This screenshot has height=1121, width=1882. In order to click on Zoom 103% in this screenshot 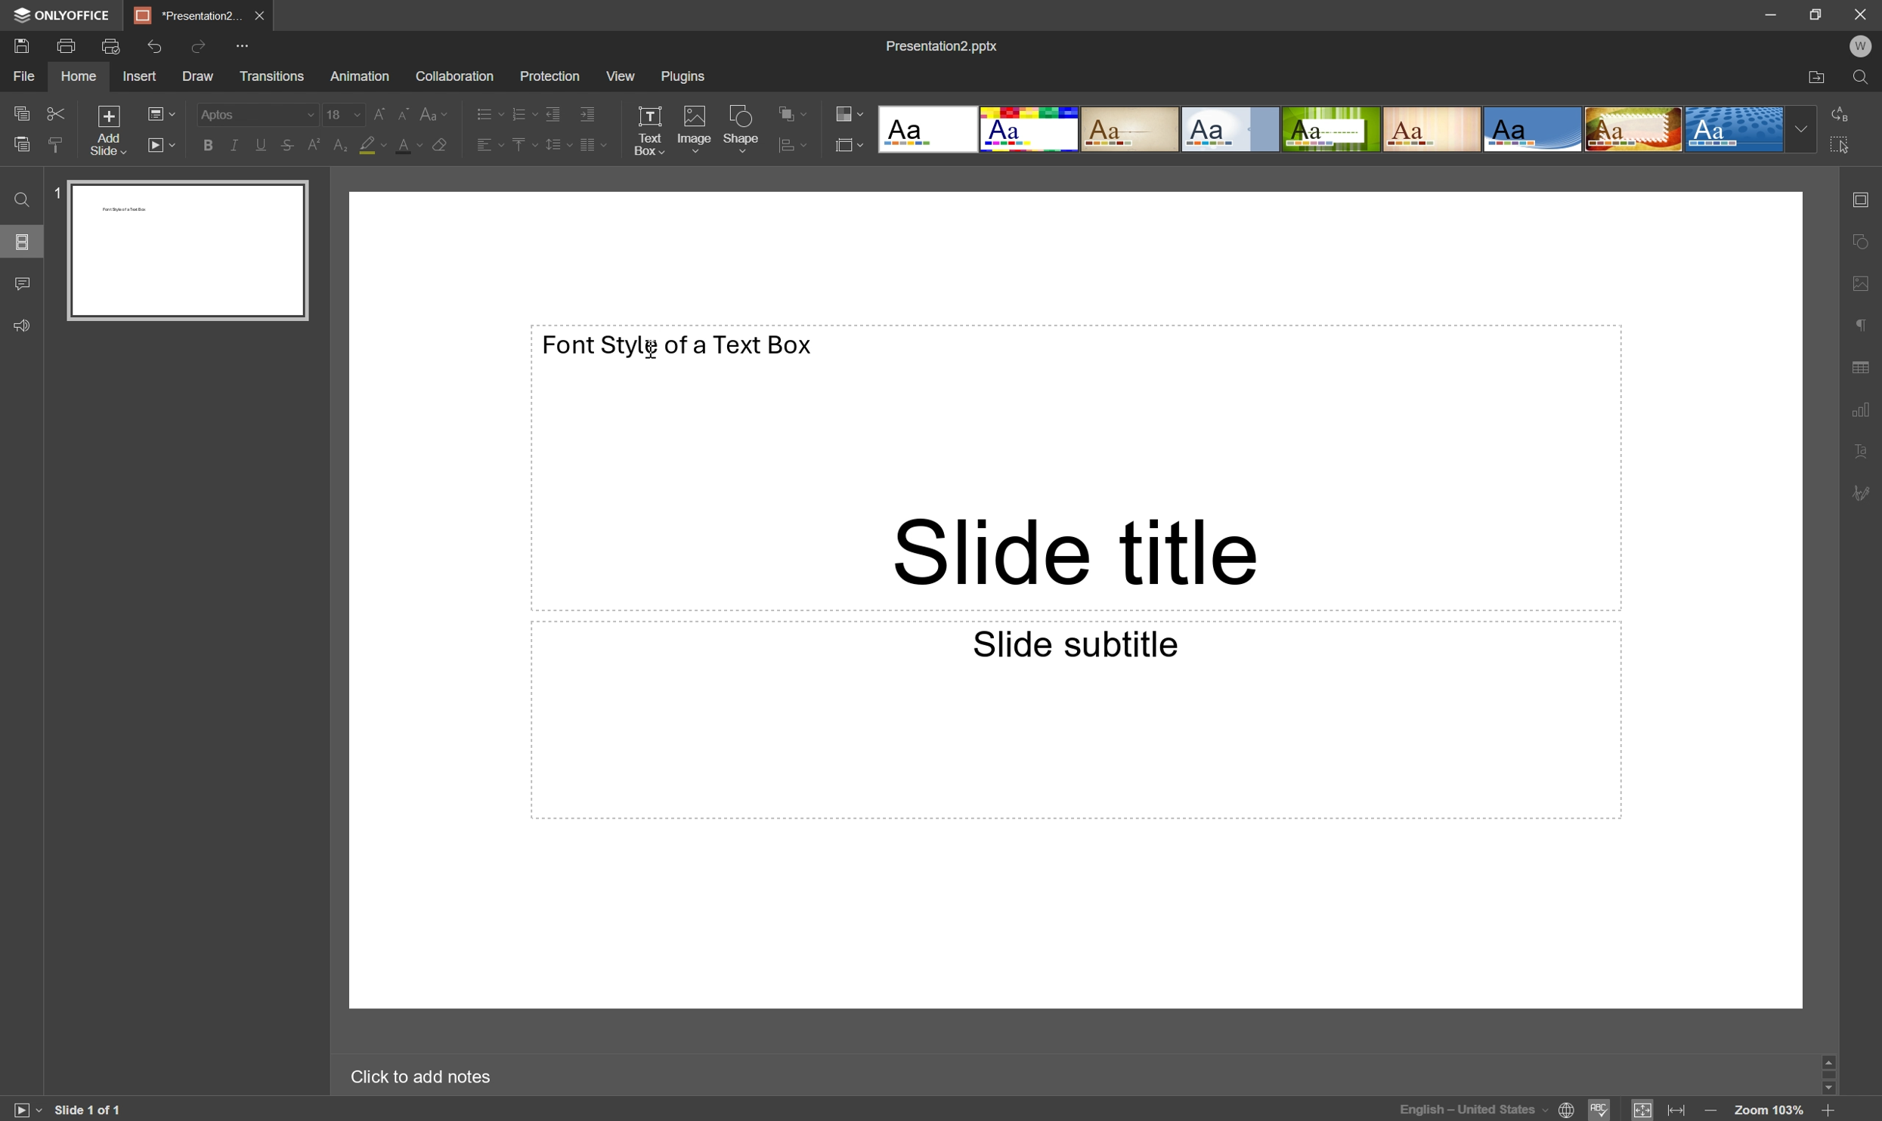, I will do `click(1772, 1111)`.